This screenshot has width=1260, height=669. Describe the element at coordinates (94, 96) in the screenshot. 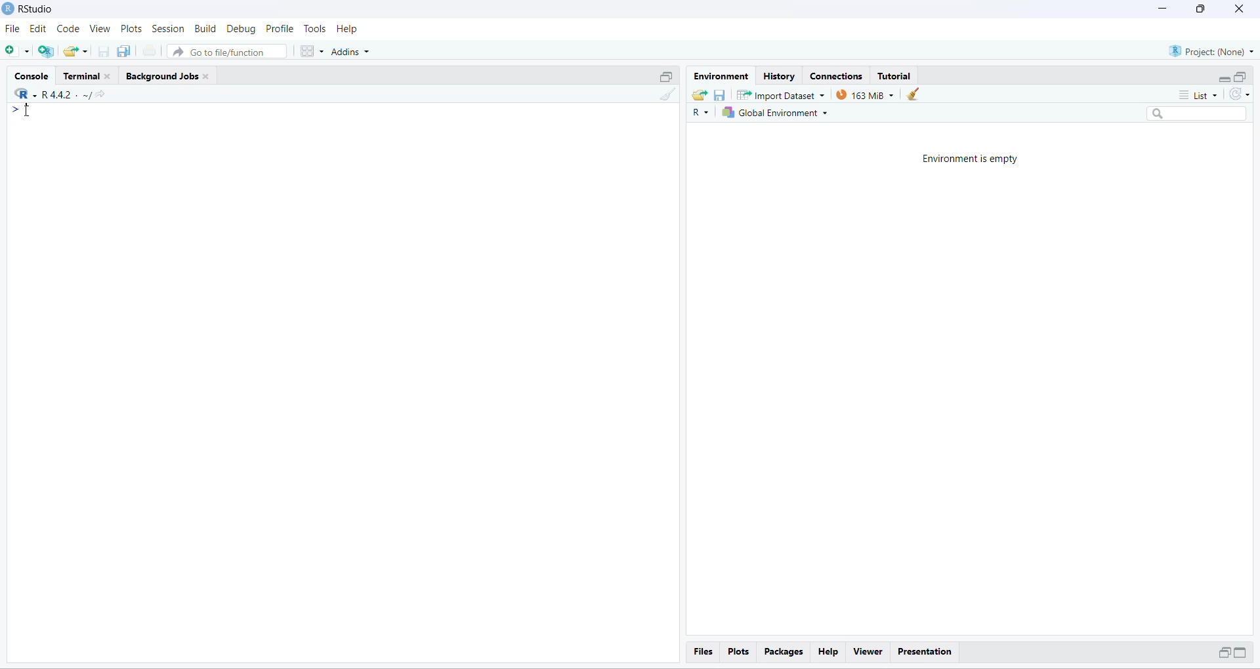

I see `share current directory` at that location.